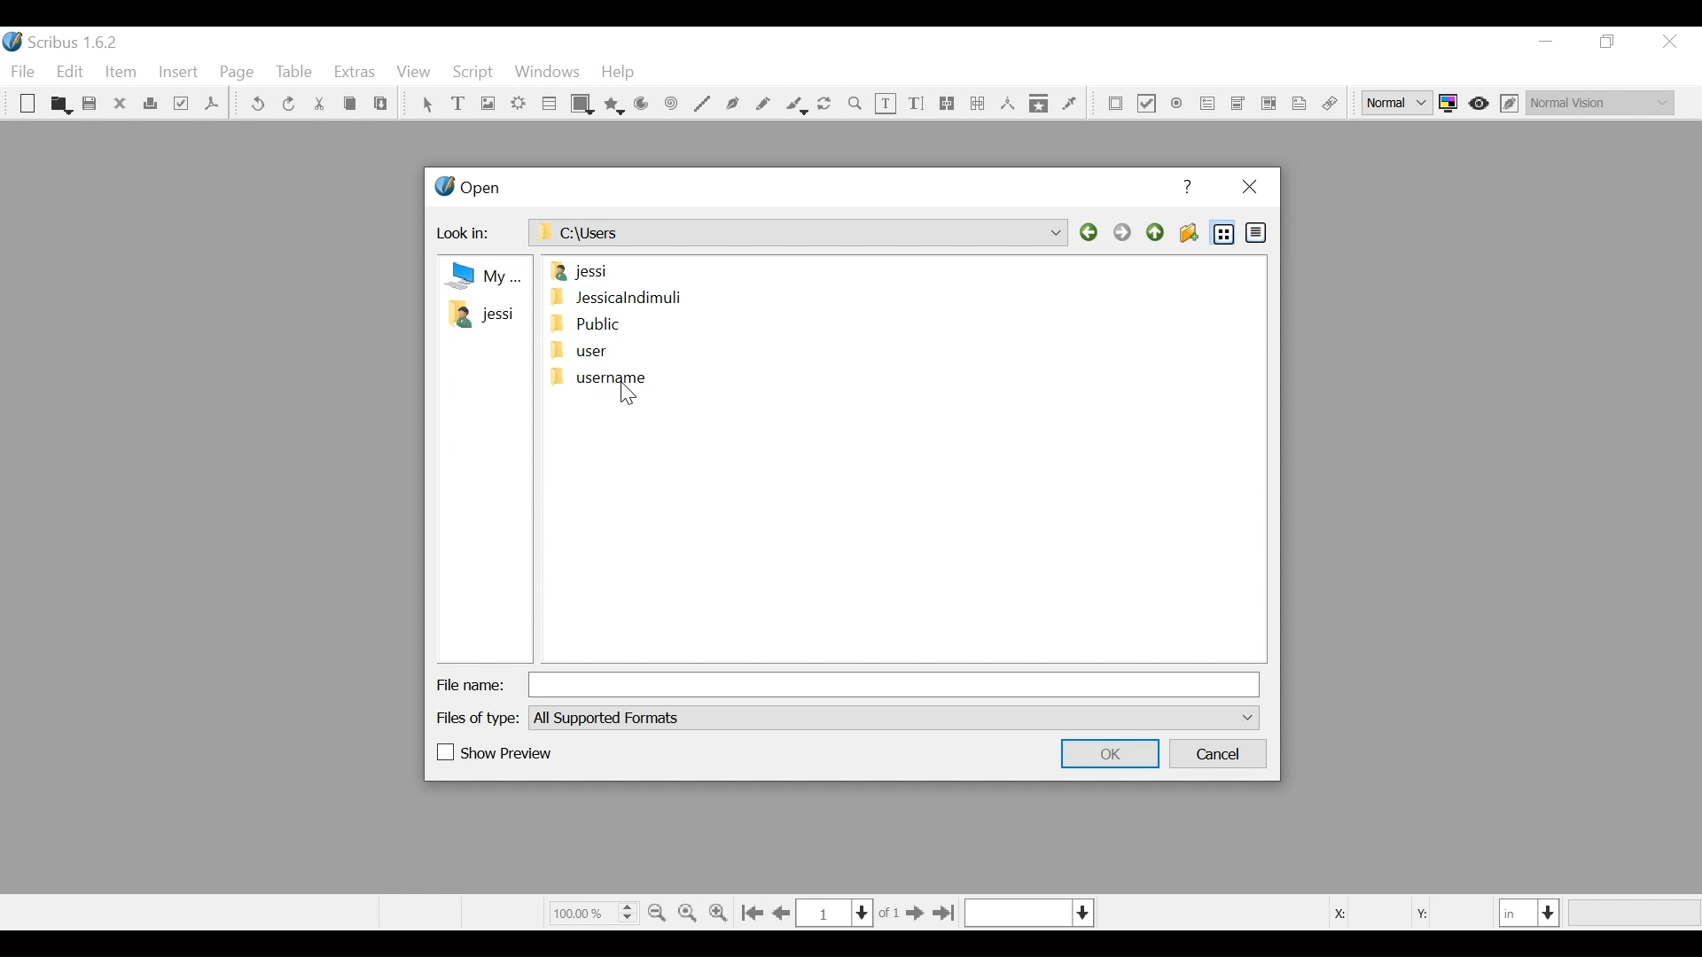 The height and width of the screenshot is (957, 1702). What do you see at coordinates (1327, 105) in the screenshot?
I see `Link Annotations` at bounding box center [1327, 105].